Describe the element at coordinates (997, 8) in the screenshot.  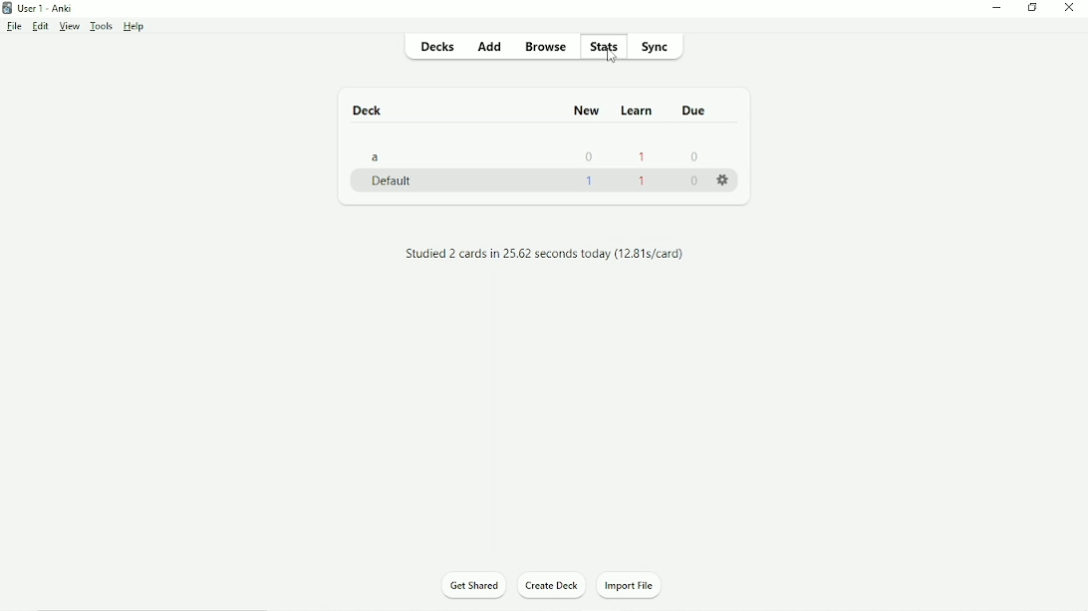
I see `Minimize` at that location.